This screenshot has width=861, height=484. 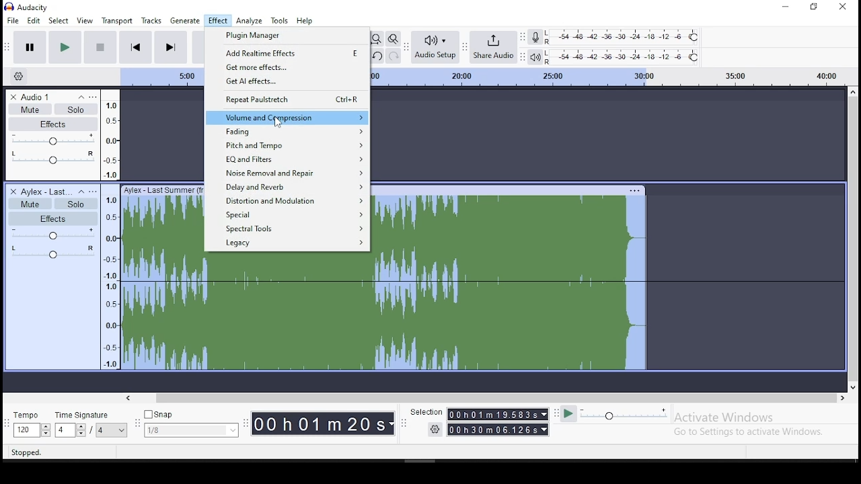 I want to click on view, so click(x=87, y=20).